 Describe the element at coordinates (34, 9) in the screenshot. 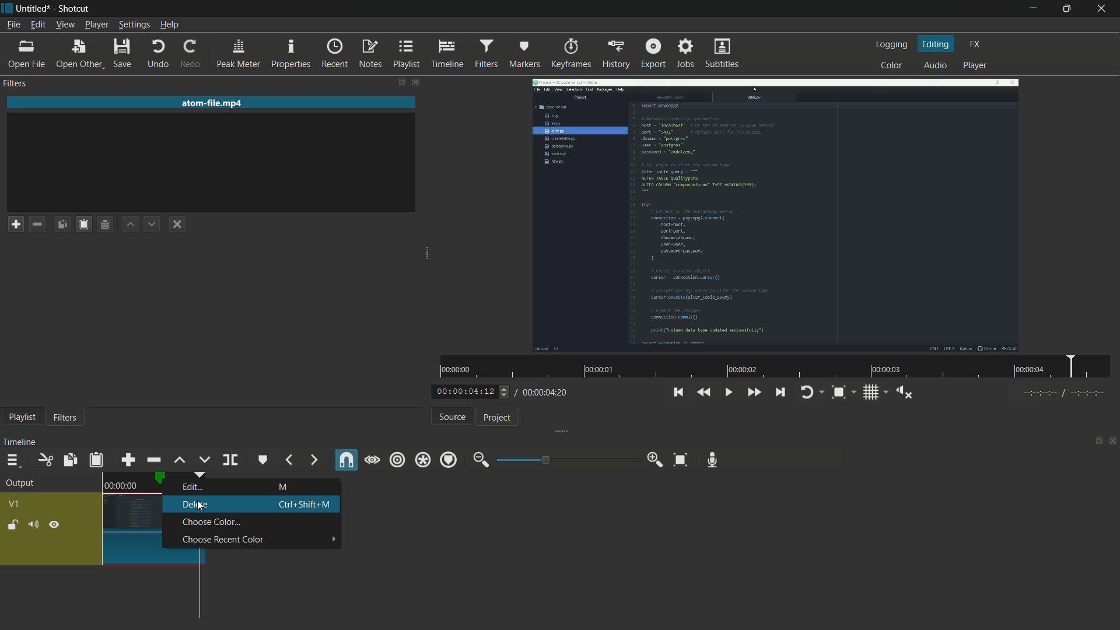

I see `file name` at that location.